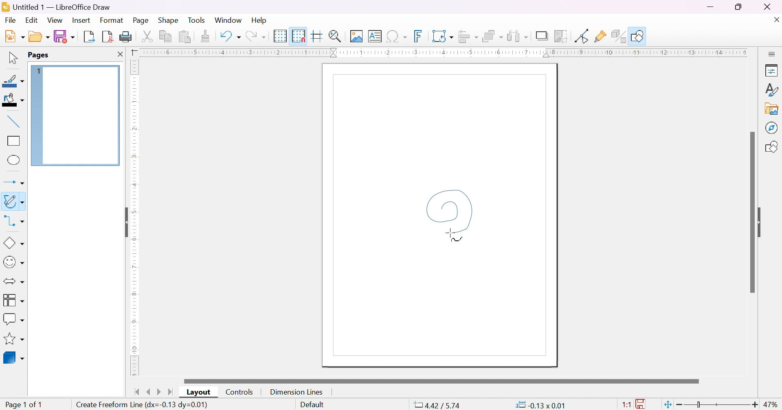  Describe the element at coordinates (168, 19) in the screenshot. I see `shape` at that location.